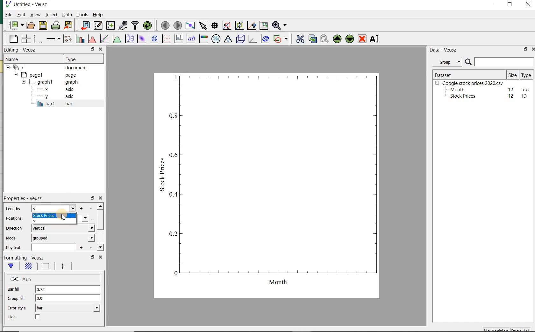 The height and width of the screenshot is (332, 535). Describe the element at coordinates (53, 39) in the screenshot. I see `add an axis to the plot` at that location.